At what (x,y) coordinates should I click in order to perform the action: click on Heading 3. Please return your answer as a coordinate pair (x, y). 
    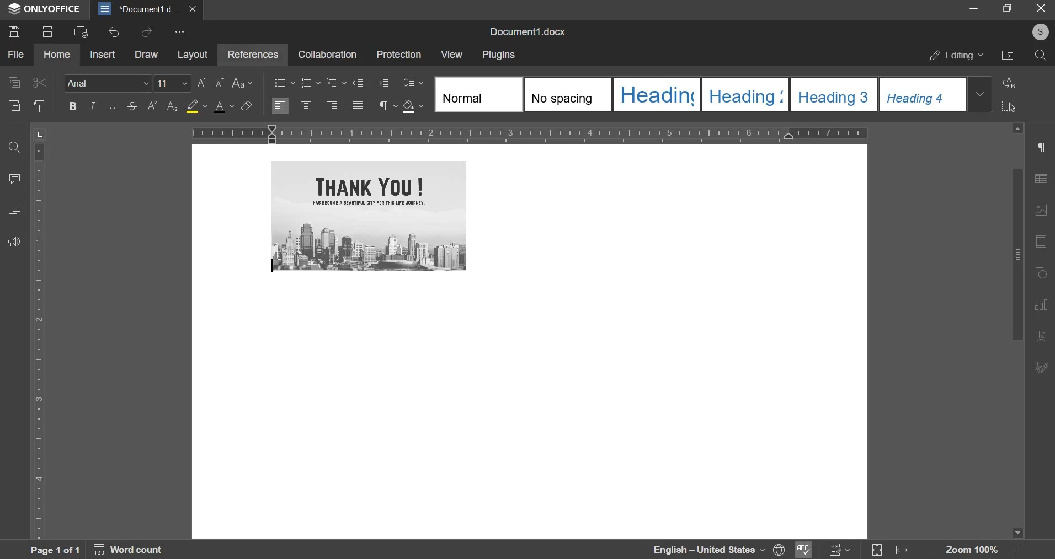
    Looking at the image, I should click on (834, 94).